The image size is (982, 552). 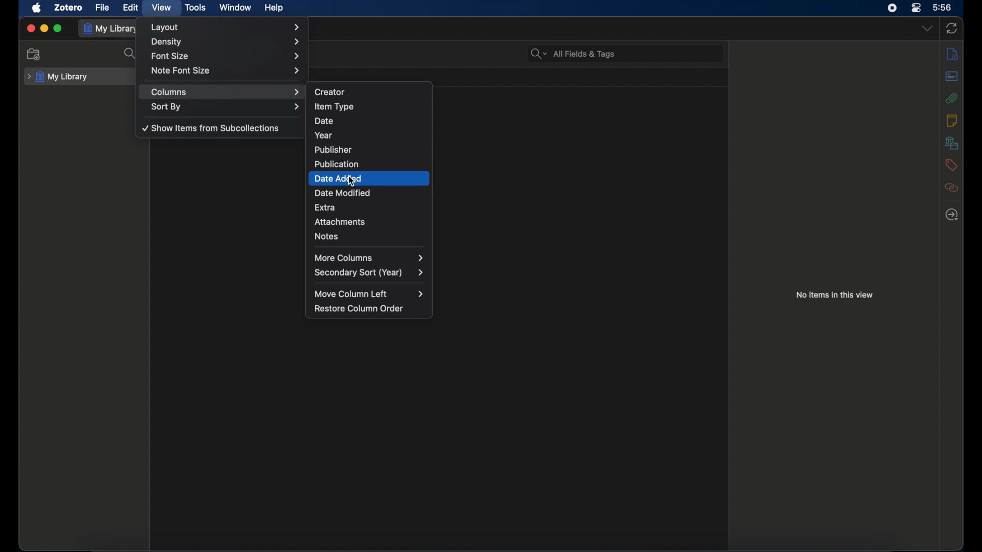 I want to click on sort by, so click(x=226, y=107).